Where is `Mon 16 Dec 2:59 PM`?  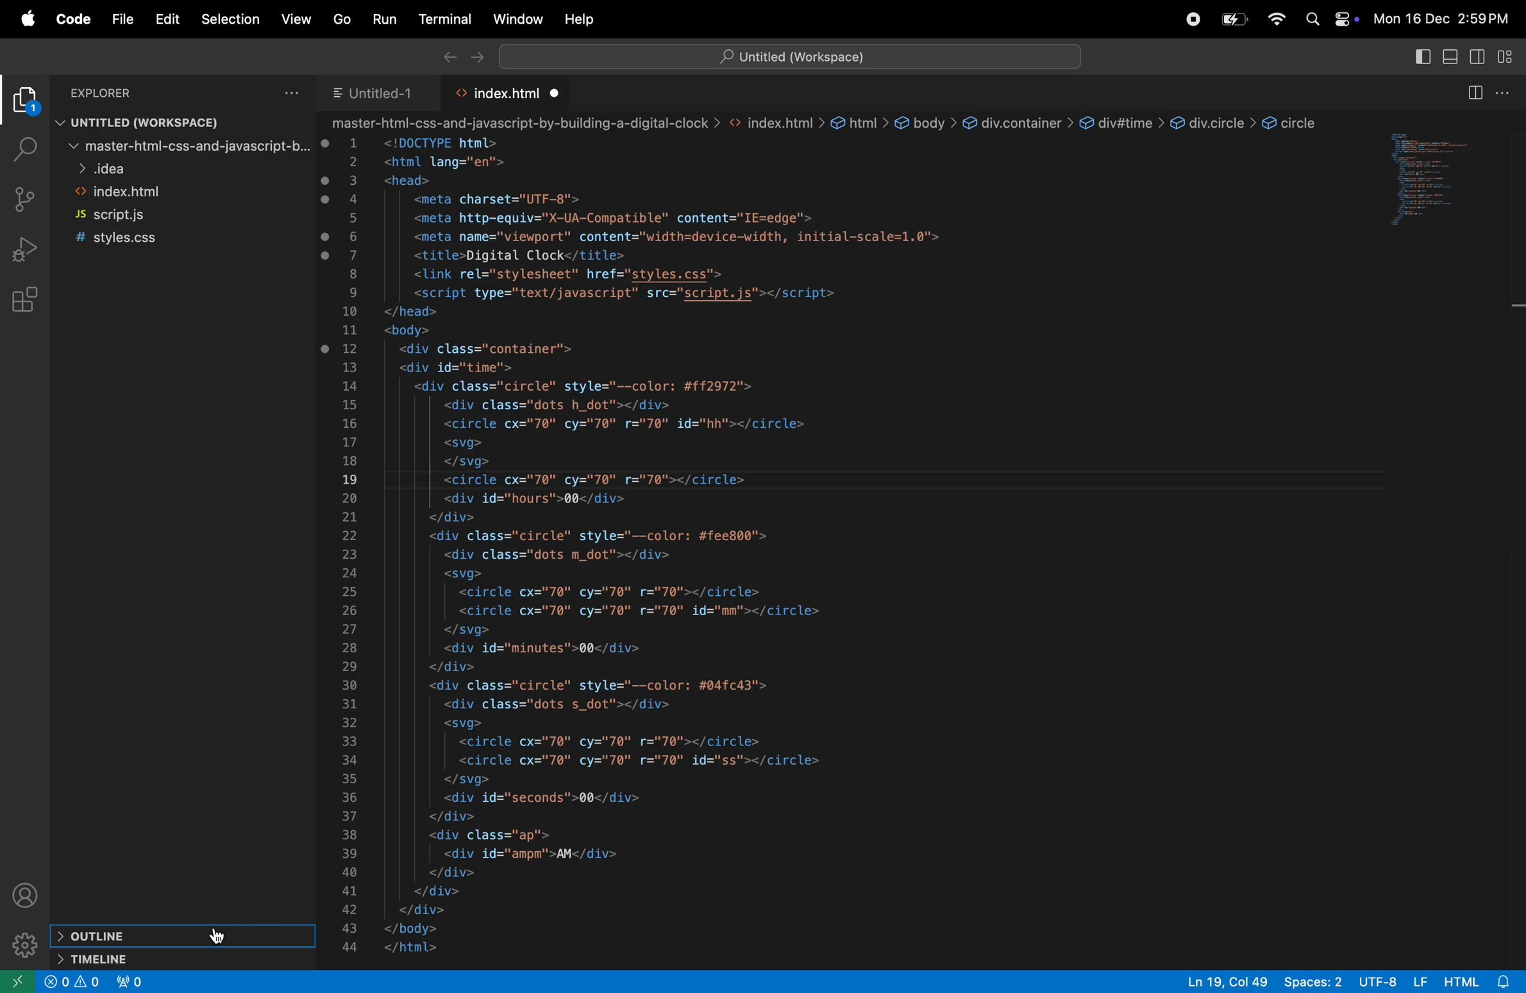
Mon 16 Dec 2:59 PM is located at coordinates (1443, 21).